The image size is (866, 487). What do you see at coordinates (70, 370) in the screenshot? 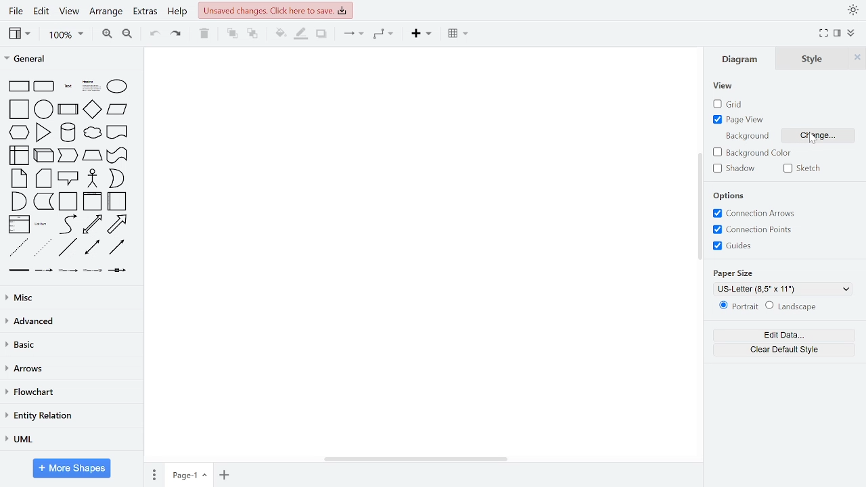
I see `arrows` at bounding box center [70, 370].